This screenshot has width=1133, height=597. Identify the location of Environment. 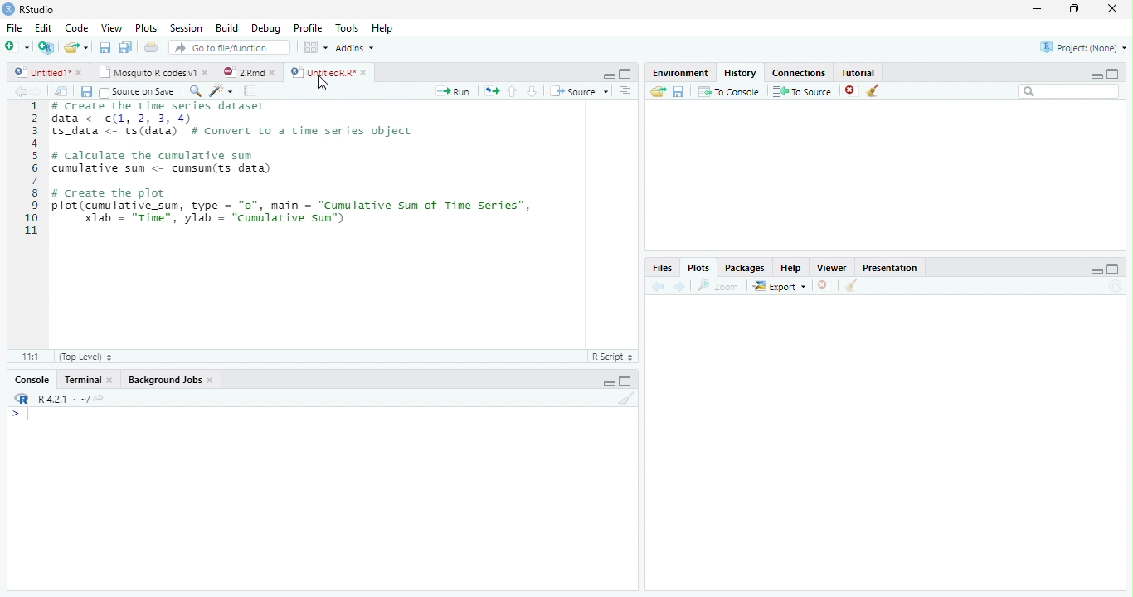
(680, 72).